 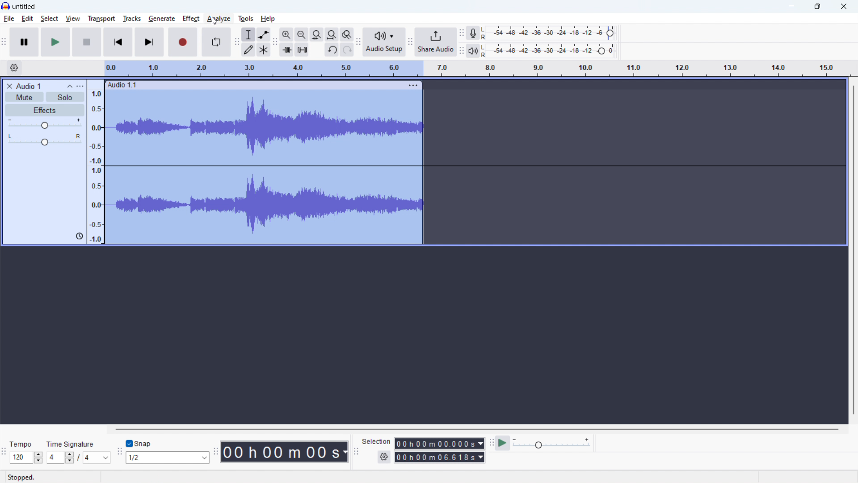 What do you see at coordinates (24, 477) in the screenshot?
I see `Stopped` at bounding box center [24, 477].